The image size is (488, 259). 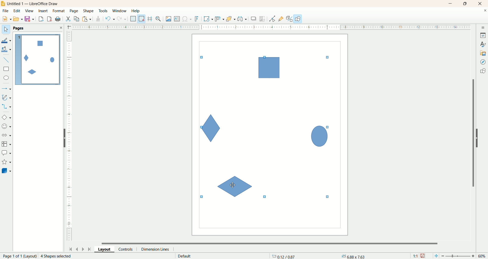 What do you see at coordinates (6, 106) in the screenshot?
I see `connectors` at bounding box center [6, 106].